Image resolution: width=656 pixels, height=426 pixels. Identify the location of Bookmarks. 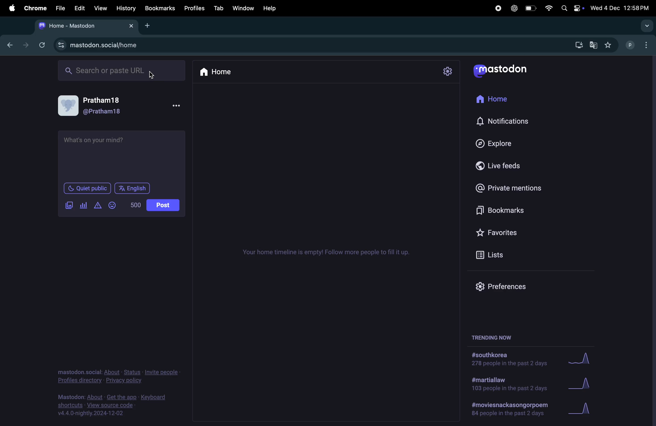
(518, 211).